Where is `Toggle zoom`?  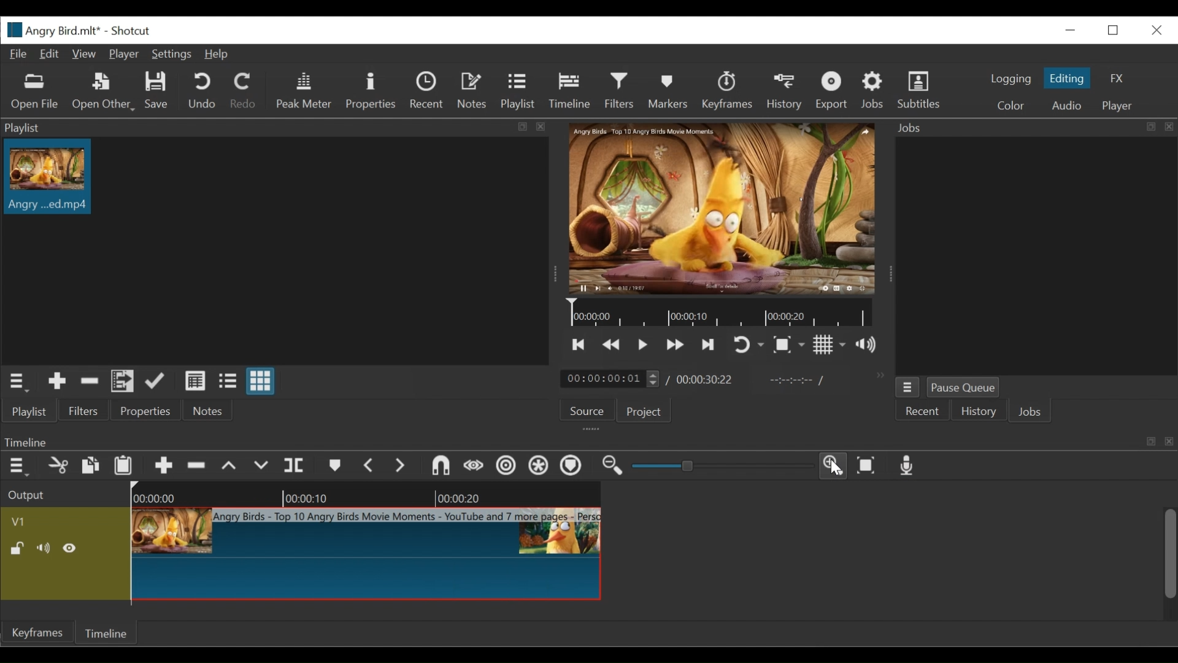 Toggle zoom is located at coordinates (788, 344).